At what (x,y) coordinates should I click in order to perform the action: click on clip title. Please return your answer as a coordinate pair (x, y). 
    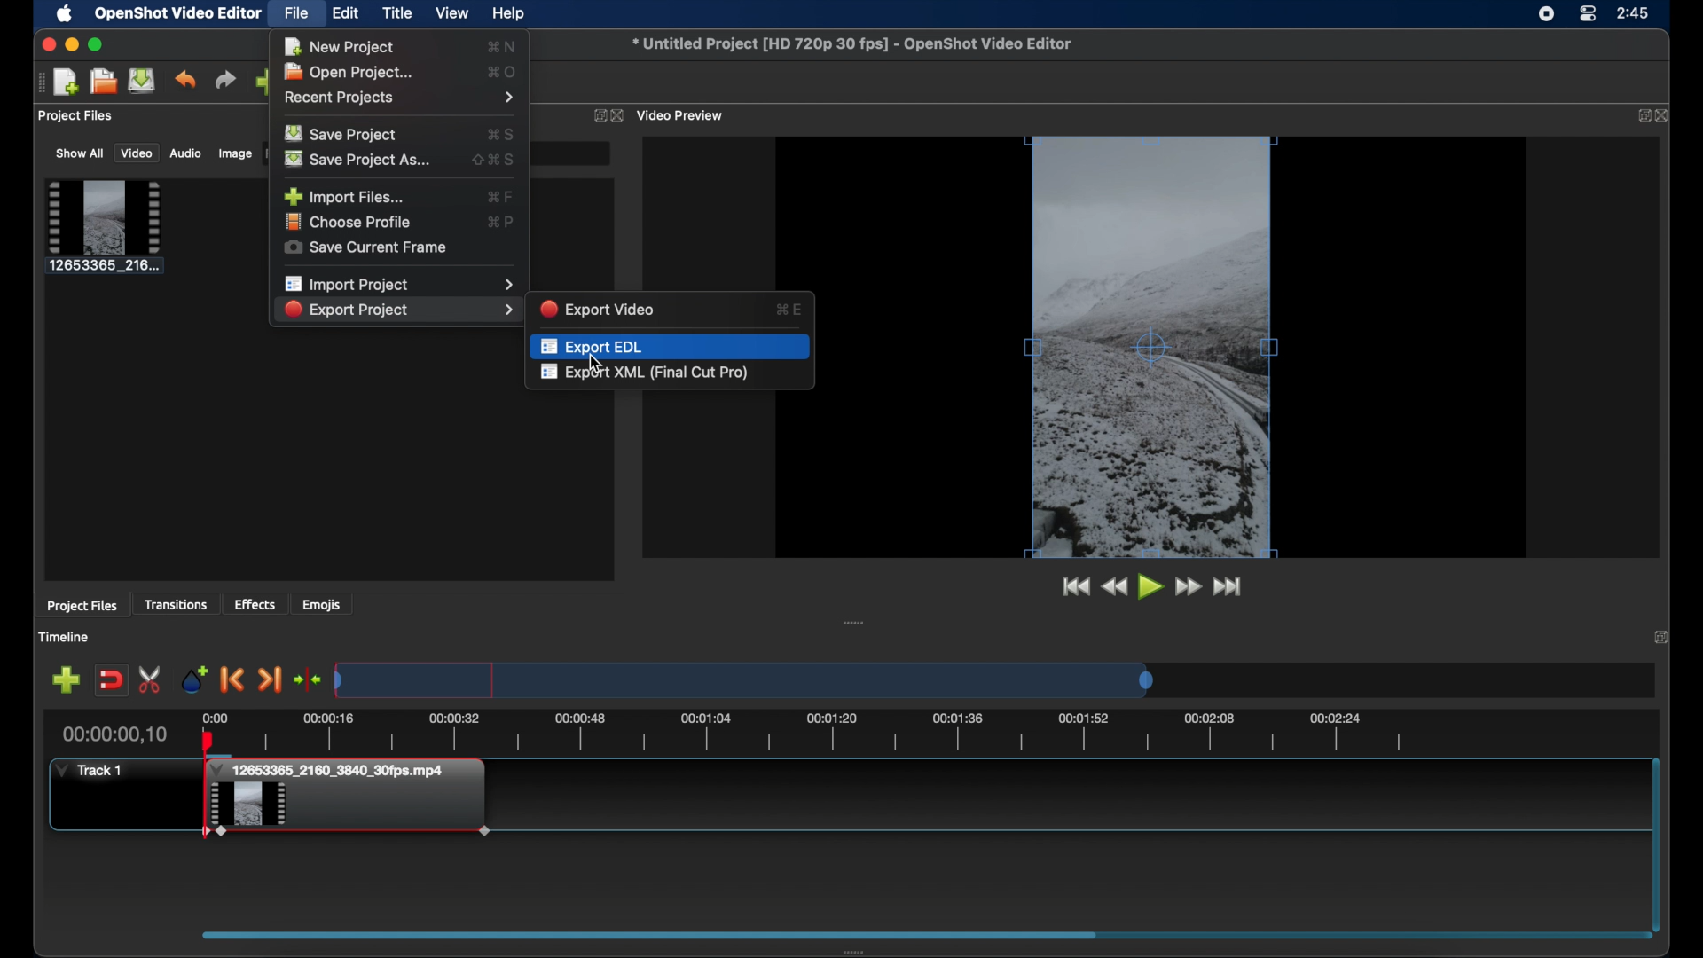
    Looking at the image, I should click on (334, 770).